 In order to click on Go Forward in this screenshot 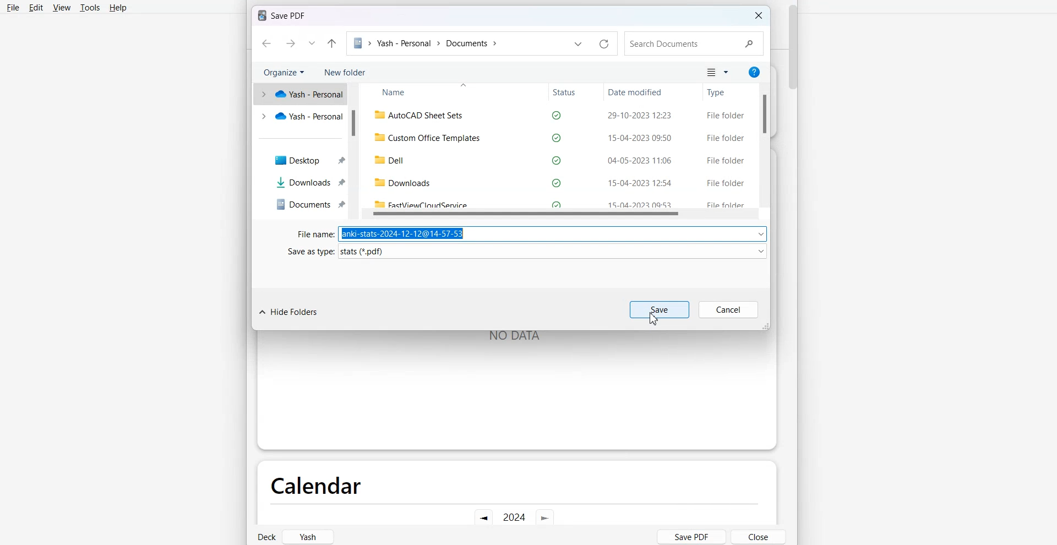, I will do `click(546, 519)`.